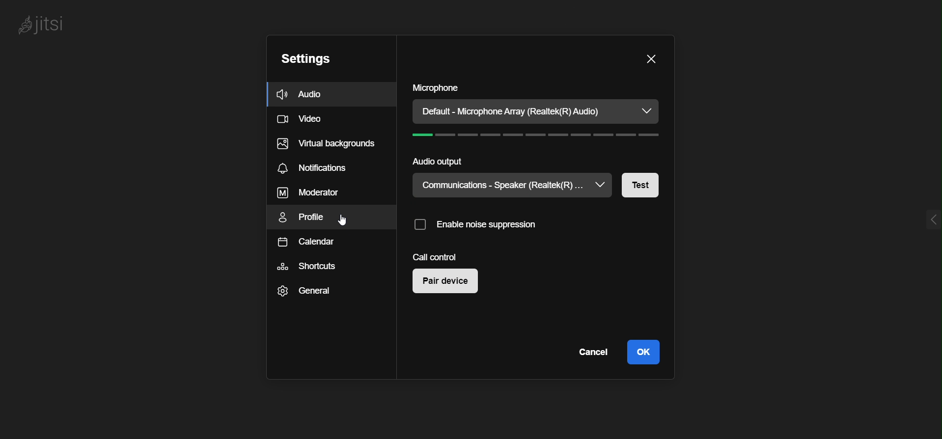  I want to click on calendar, so click(305, 244).